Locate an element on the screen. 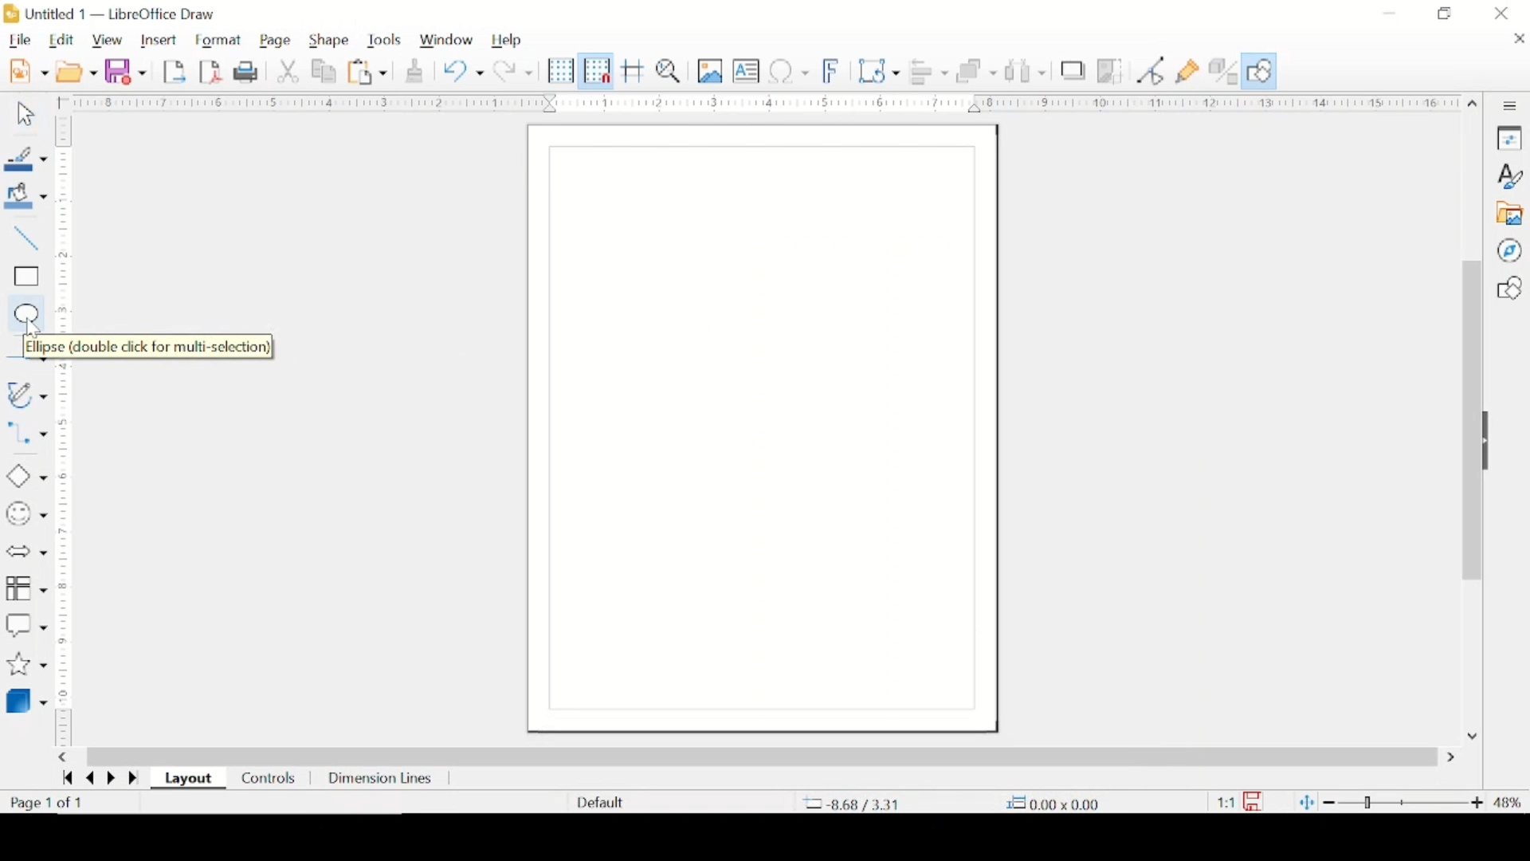 The image size is (1530, 861). insert special characters is located at coordinates (790, 71).